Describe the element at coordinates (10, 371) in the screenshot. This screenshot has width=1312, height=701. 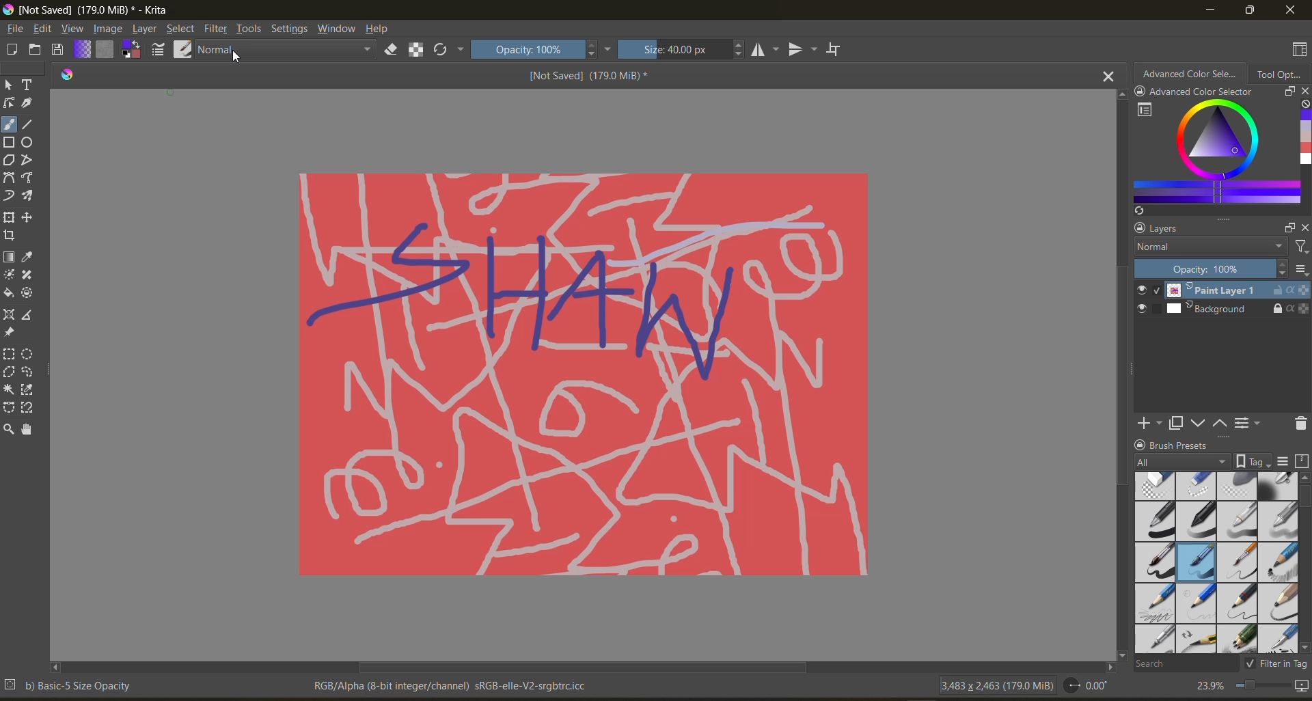
I see `Polygonal selection tool` at that location.